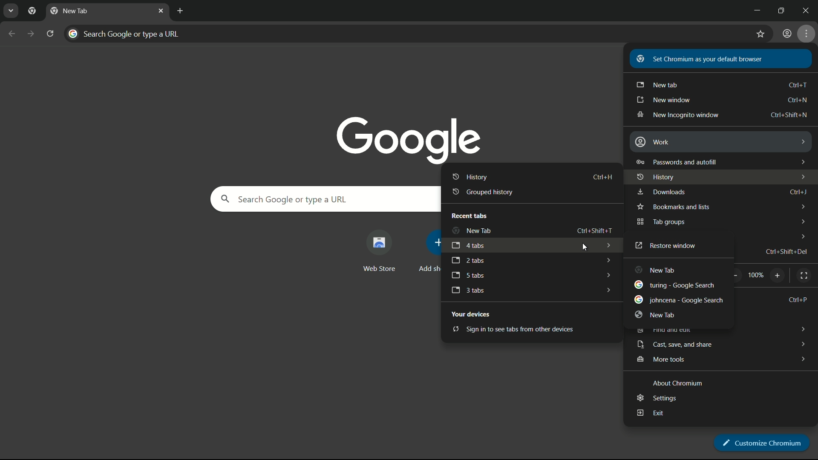 This screenshot has width=818, height=460. I want to click on shortcut key, so click(786, 252).